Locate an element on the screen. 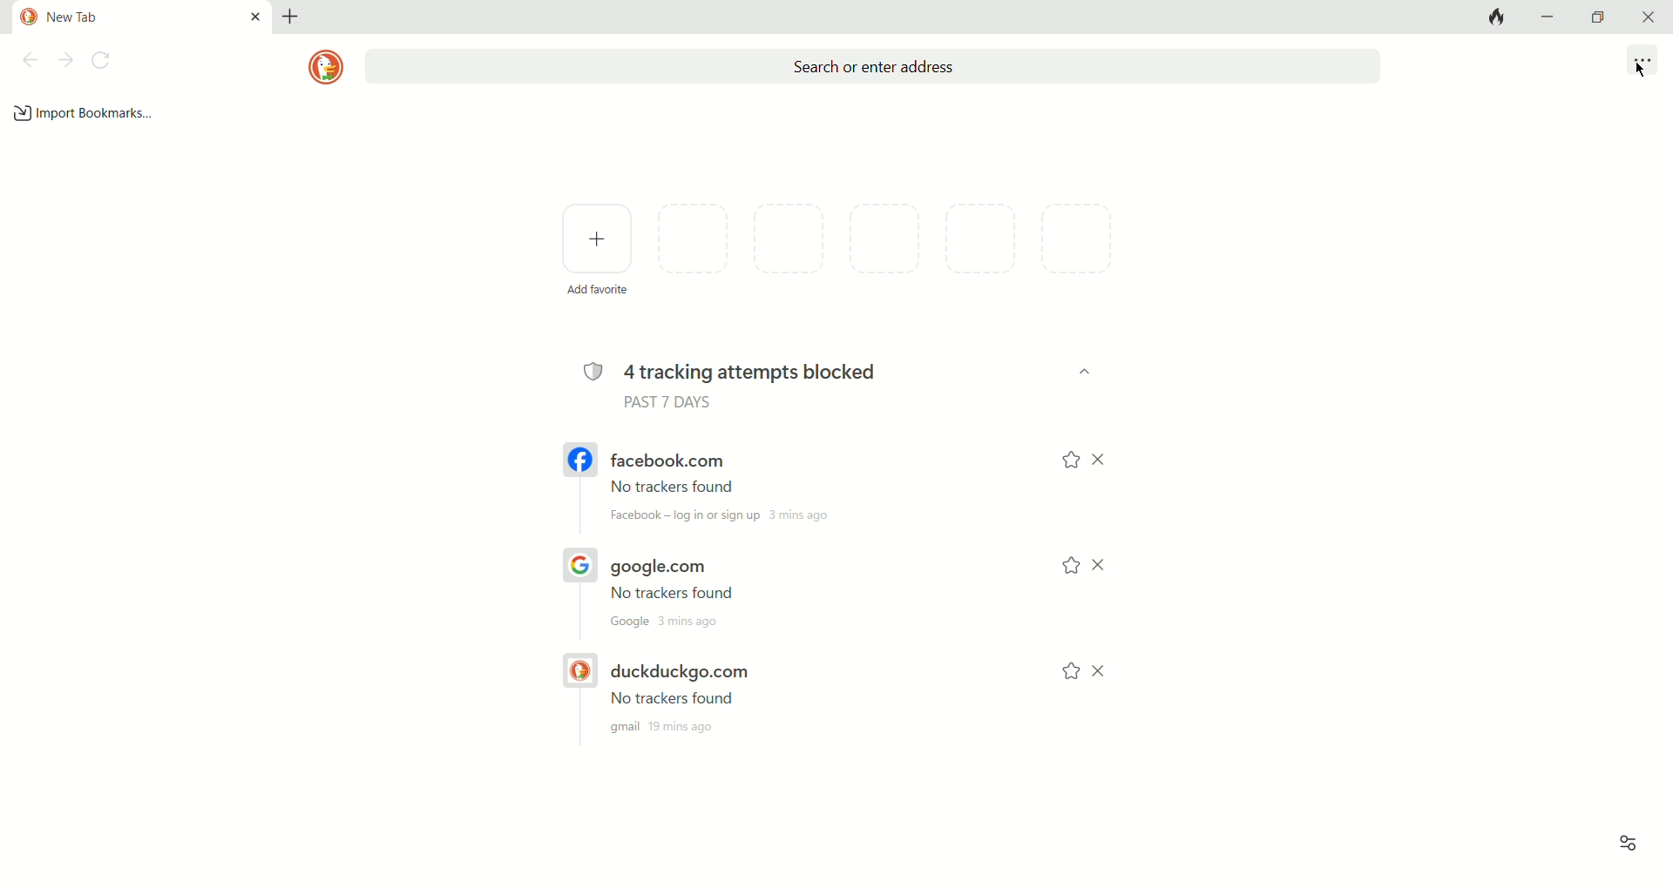  close is located at coordinates (1111, 669).